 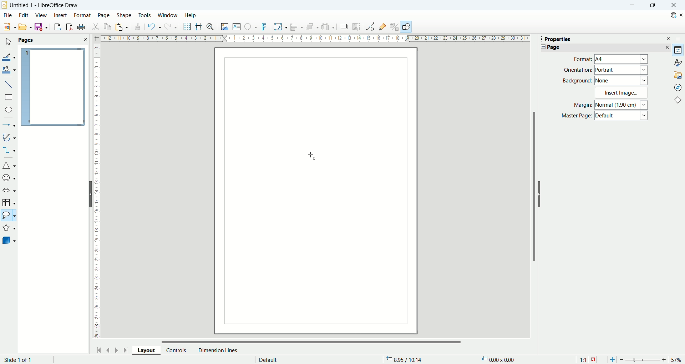 I want to click on solid arrow, so click(x=9, y=189).